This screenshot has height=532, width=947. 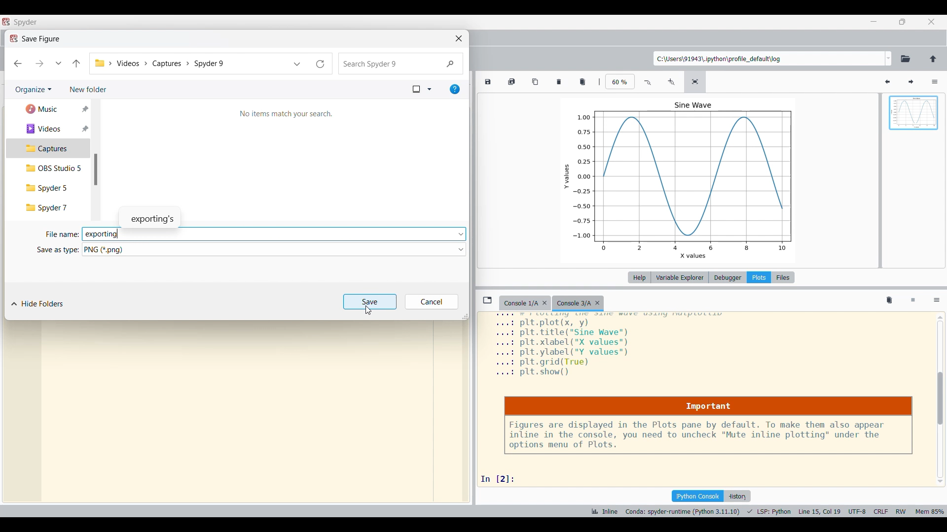 What do you see at coordinates (62, 234) in the screenshot?
I see `Indicates file name` at bounding box center [62, 234].